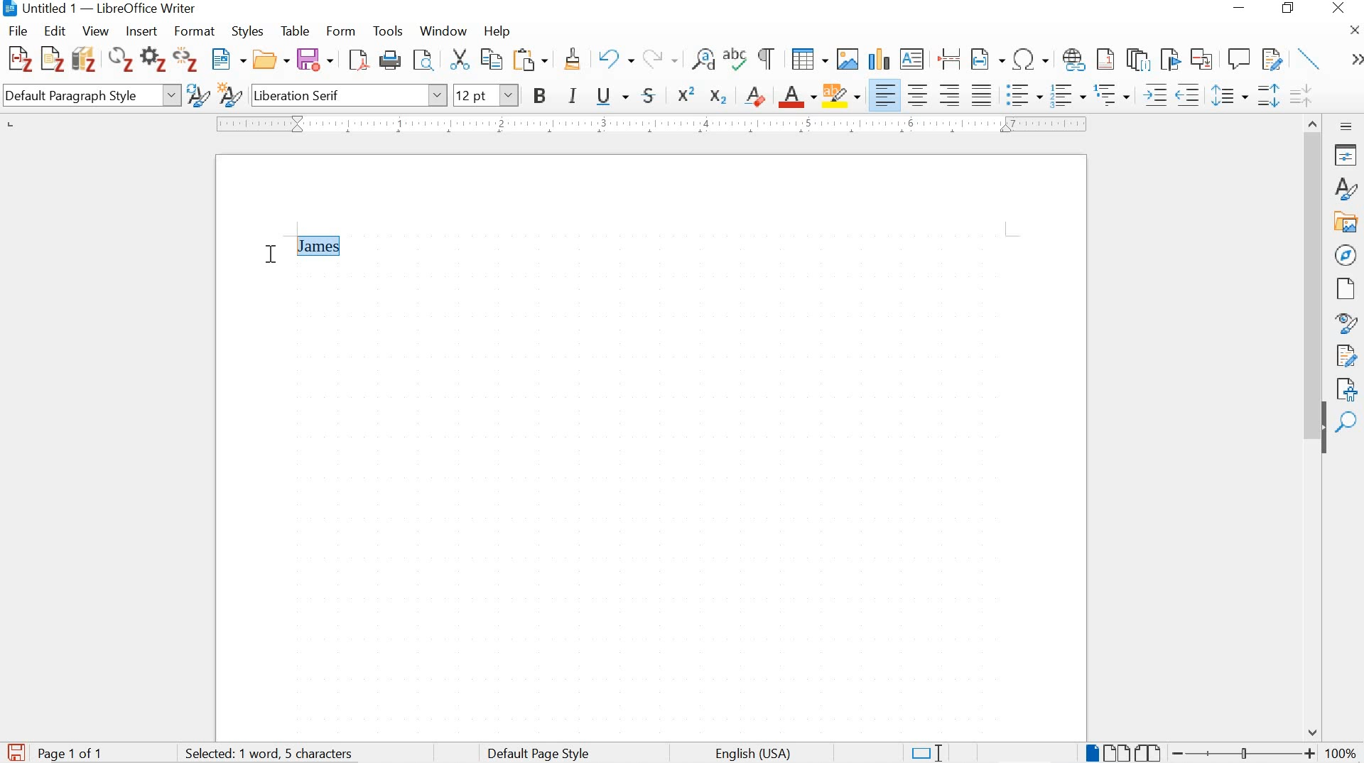 Image resolution: width=1364 pixels, height=763 pixels. What do you see at coordinates (140, 32) in the screenshot?
I see `insert` at bounding box center [140, 32].